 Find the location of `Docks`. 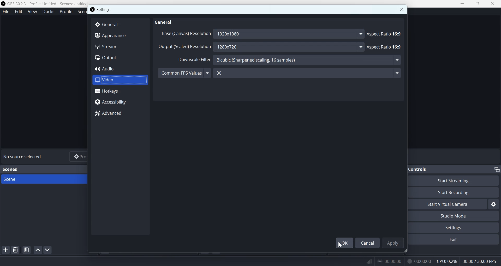

Docks is located at coordinates (48, 12).